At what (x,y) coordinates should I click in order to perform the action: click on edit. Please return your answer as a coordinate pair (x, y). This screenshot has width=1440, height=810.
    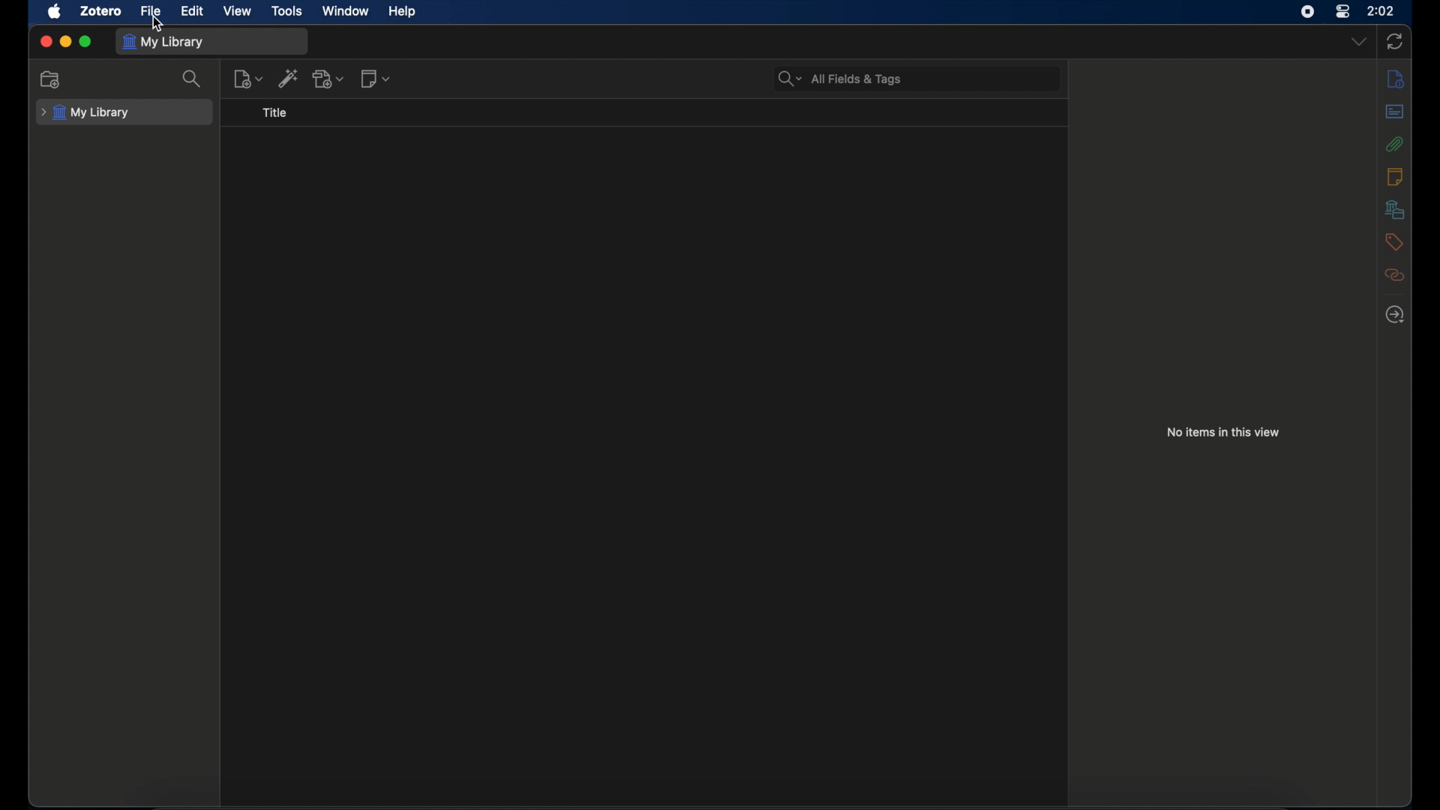
    Looking at the image, I should click on (193, 11).